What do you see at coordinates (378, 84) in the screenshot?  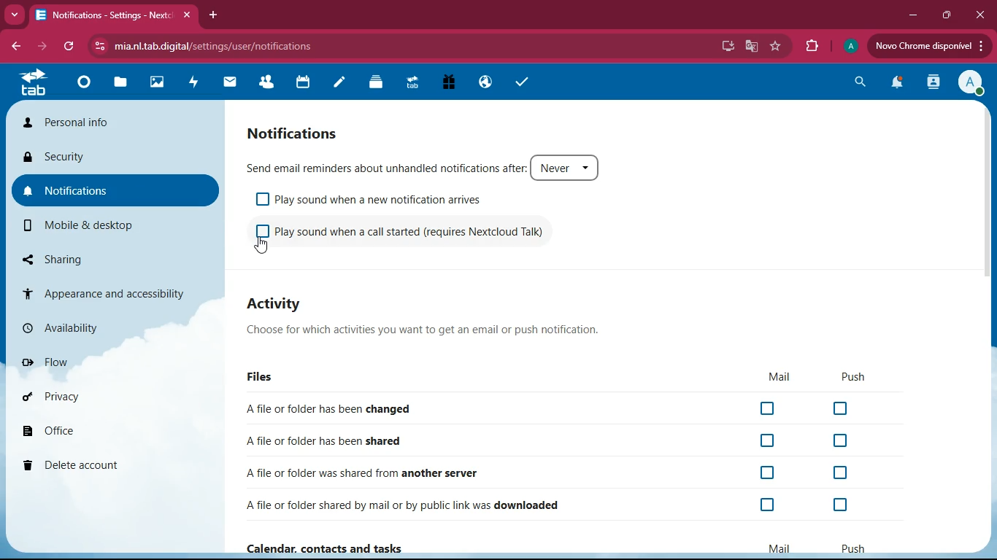 I see `layers` at bounding box center [378, 84].